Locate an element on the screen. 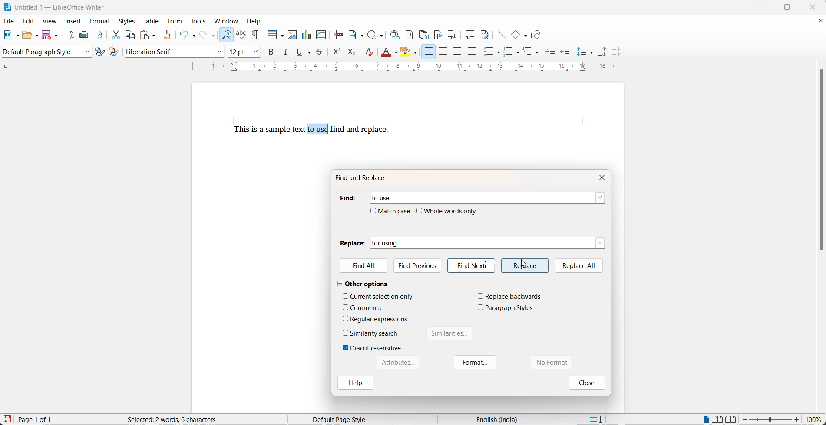 This screenshot has height=425, width=826. save options is located at coordinates (56, 35).